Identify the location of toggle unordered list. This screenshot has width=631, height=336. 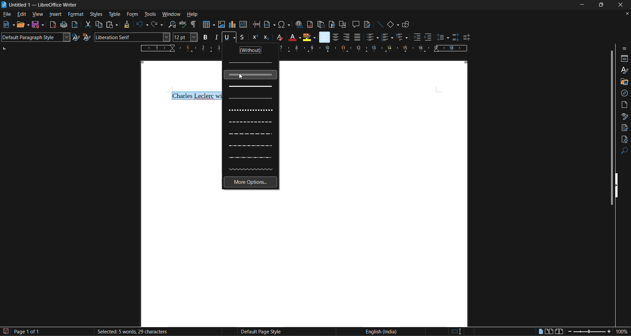
(372, 36).